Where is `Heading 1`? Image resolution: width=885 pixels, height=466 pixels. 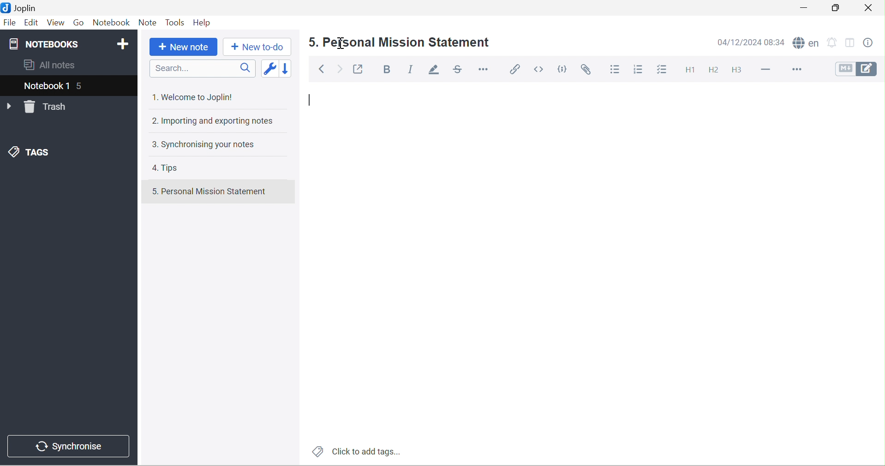 Heading 1 is located at coordinates (694, 69).